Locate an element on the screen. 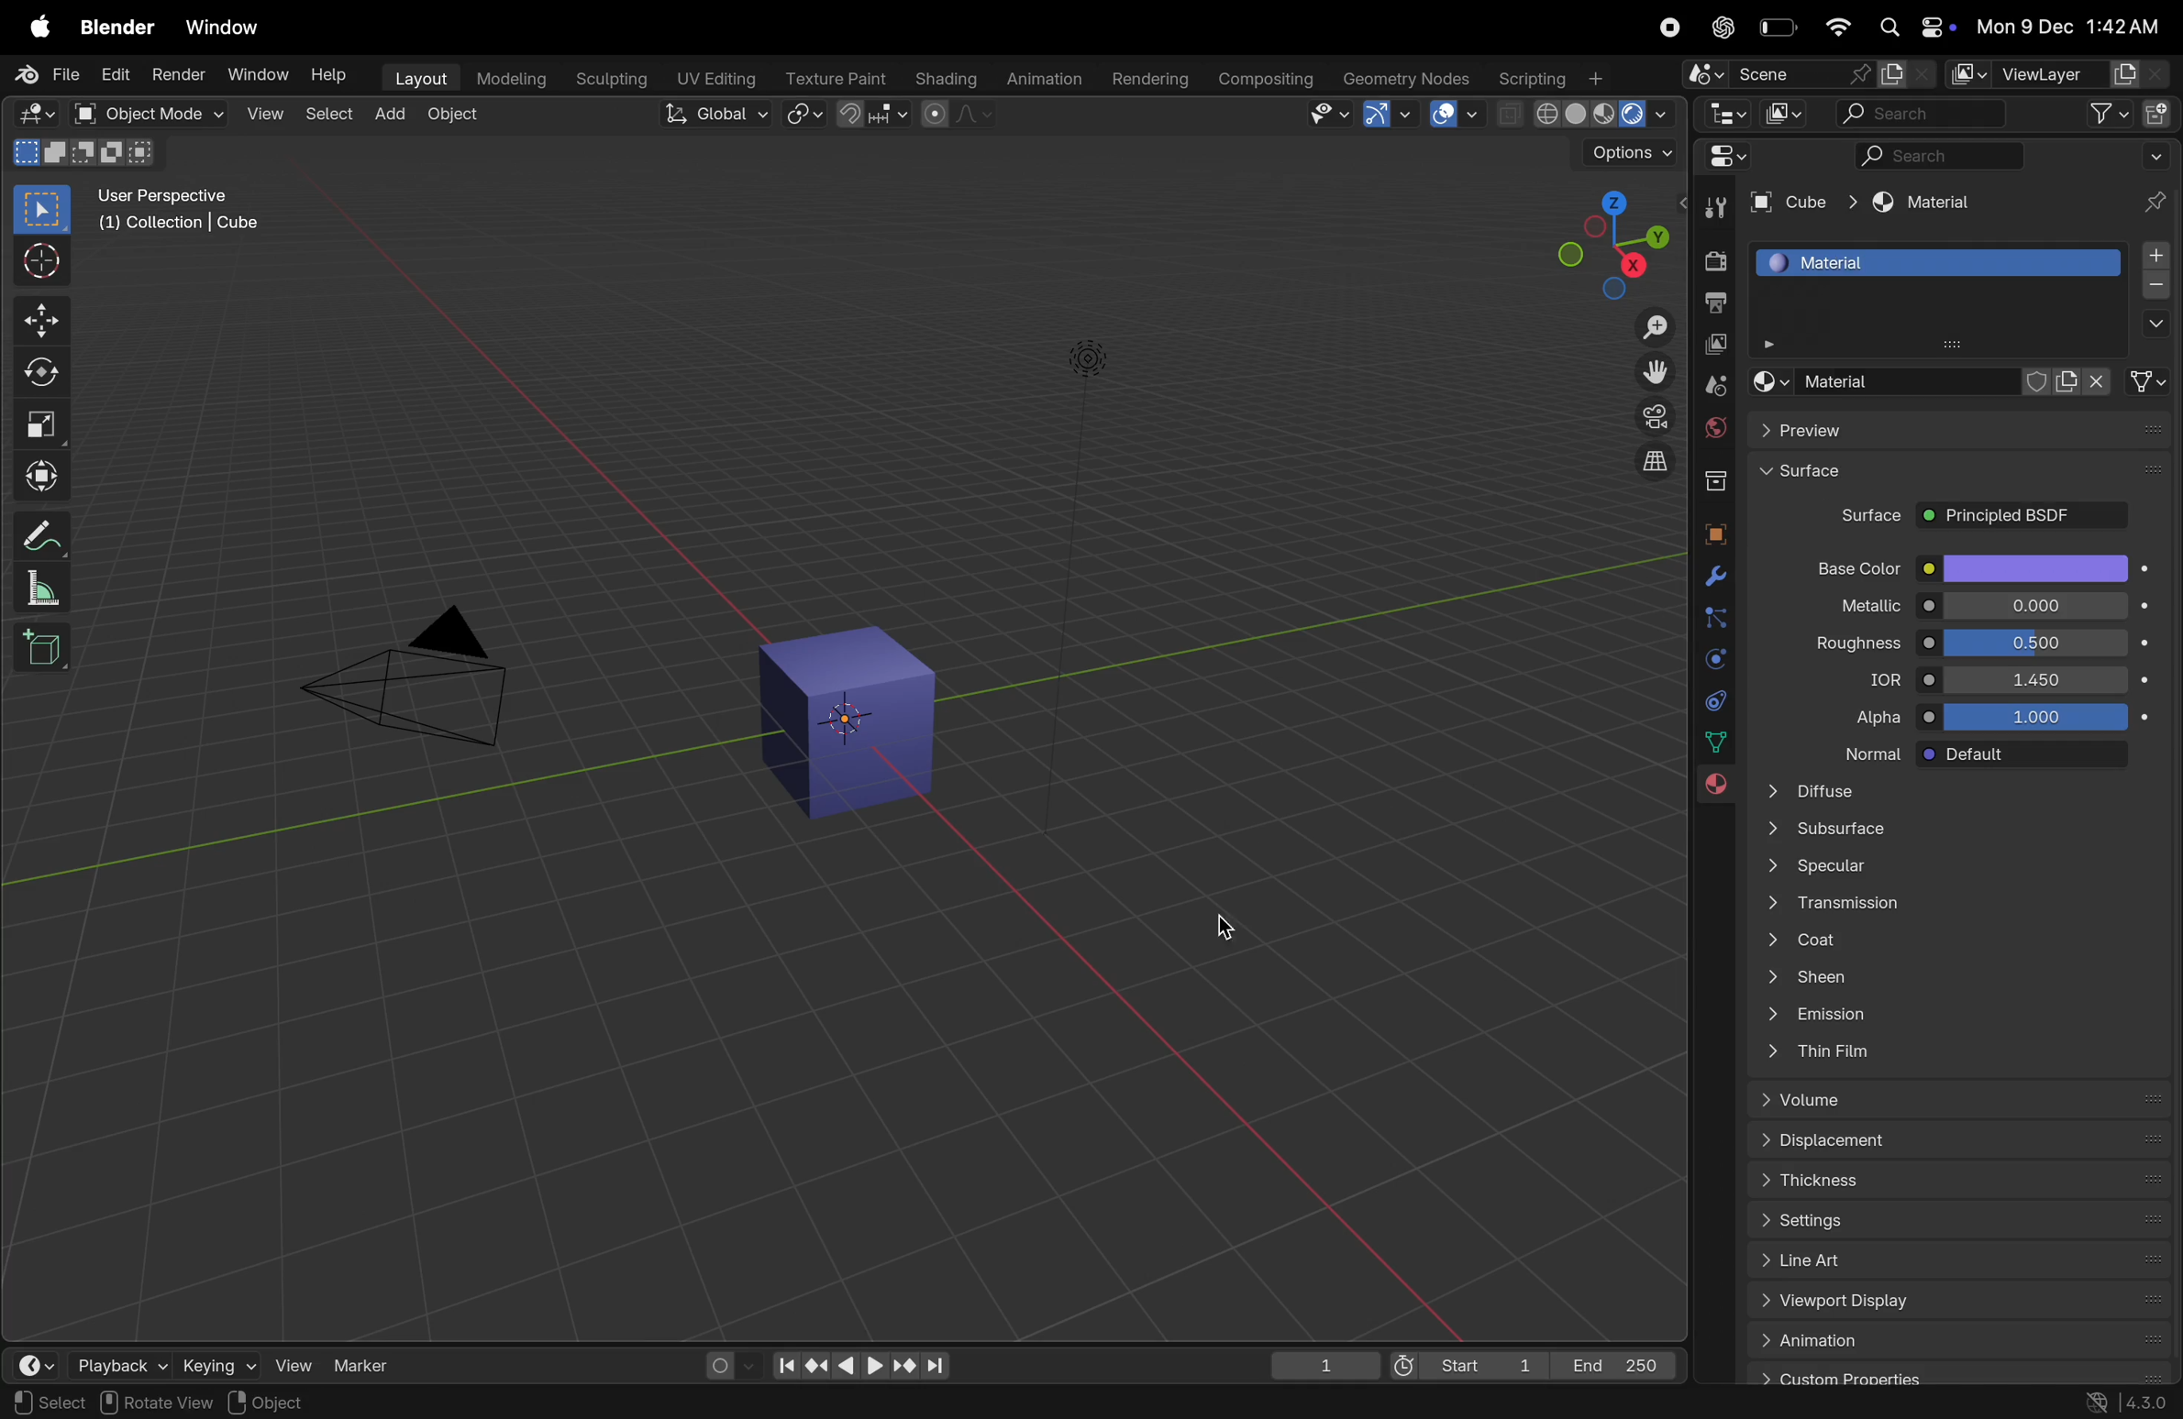 The width and height of the screenshot is (2183, 1419). material is located at coordinates (1919, 203).